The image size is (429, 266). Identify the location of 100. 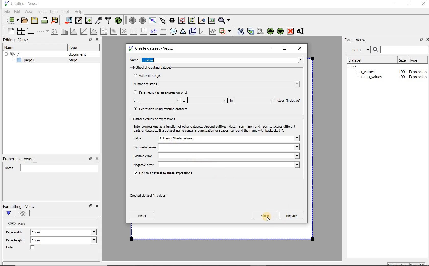
(401, 77).